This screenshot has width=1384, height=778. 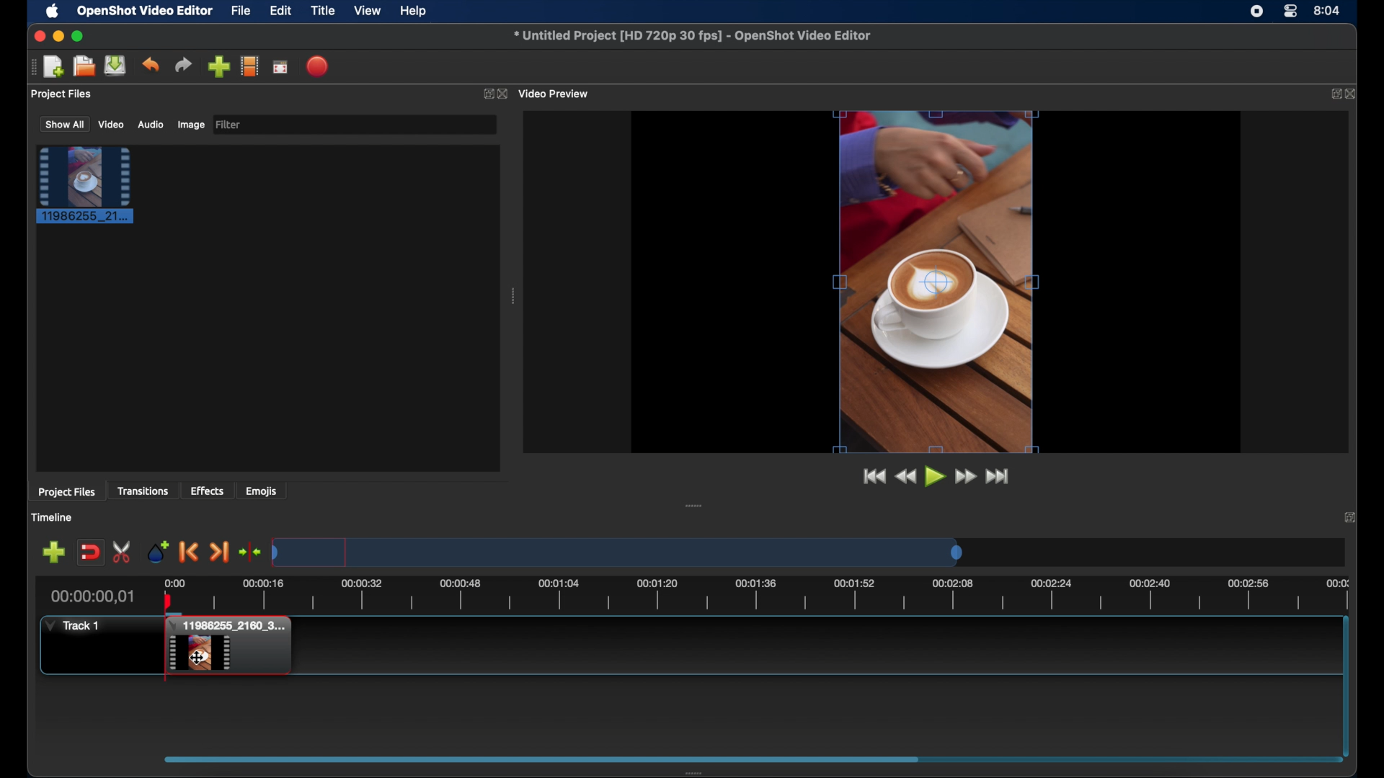 I want to click on jump to start, so click(x=874, y=476).